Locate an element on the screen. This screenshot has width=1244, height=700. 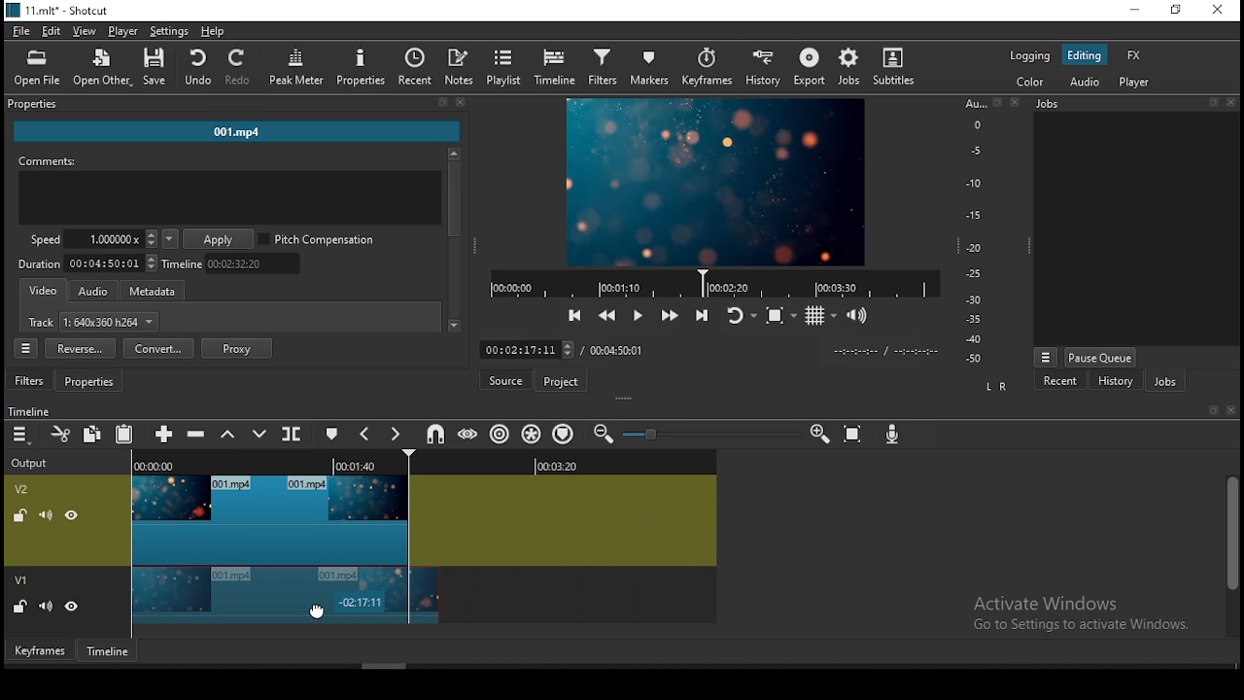
subtitles is located at coordinates (897, 67).